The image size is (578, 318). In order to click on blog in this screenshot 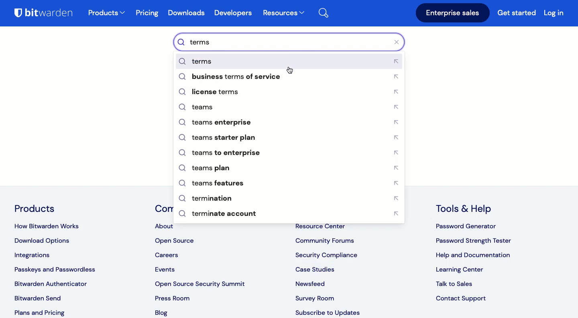, I will do `click(164, 313)`.